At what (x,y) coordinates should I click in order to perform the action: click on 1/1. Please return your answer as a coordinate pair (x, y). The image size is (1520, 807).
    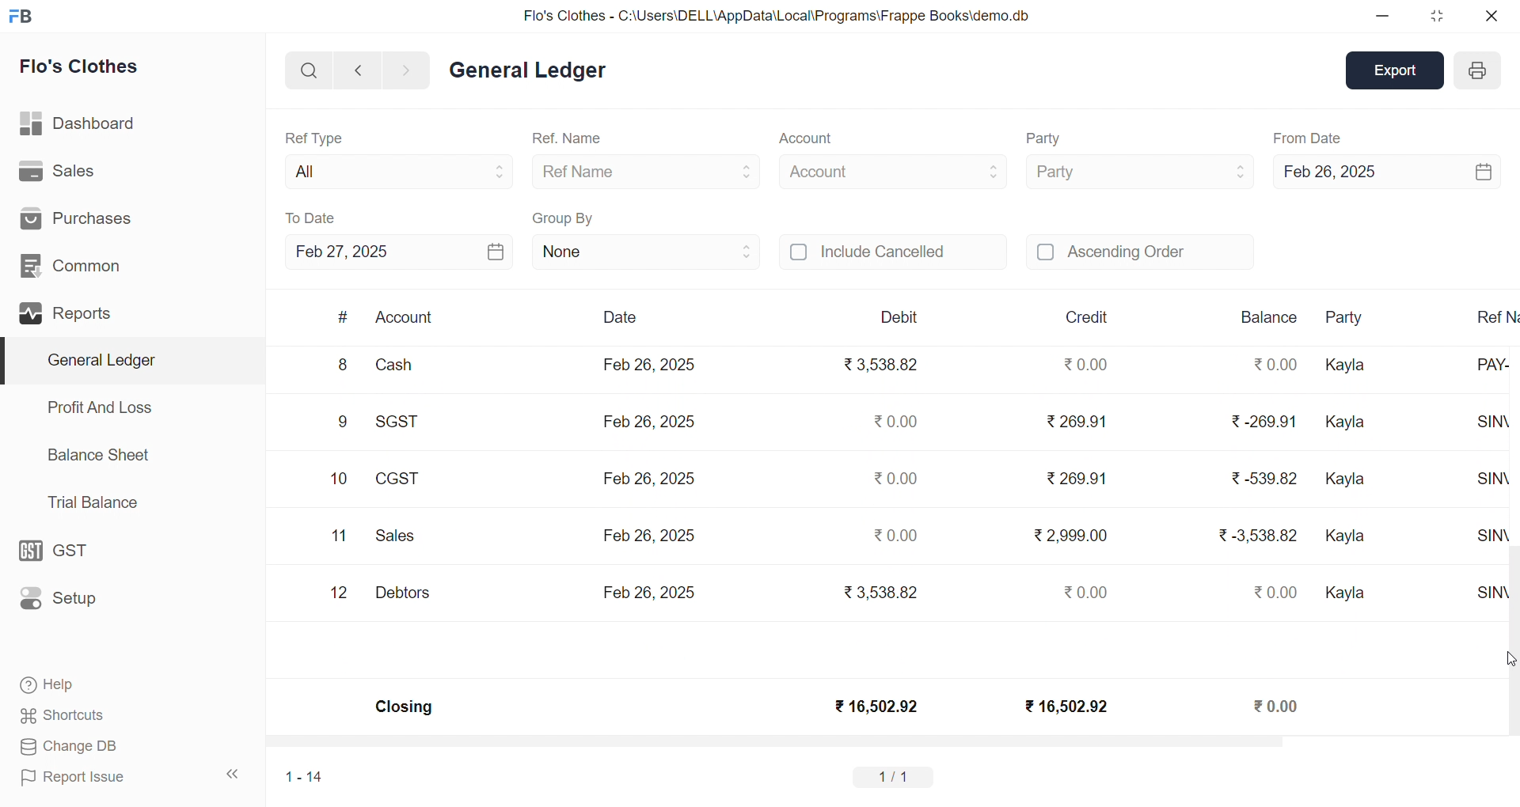
    Looking at the image, I should click on (897, 776).